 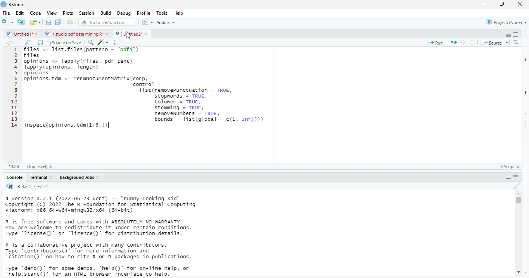 I want to click on debug, so click(x=123, y=13).